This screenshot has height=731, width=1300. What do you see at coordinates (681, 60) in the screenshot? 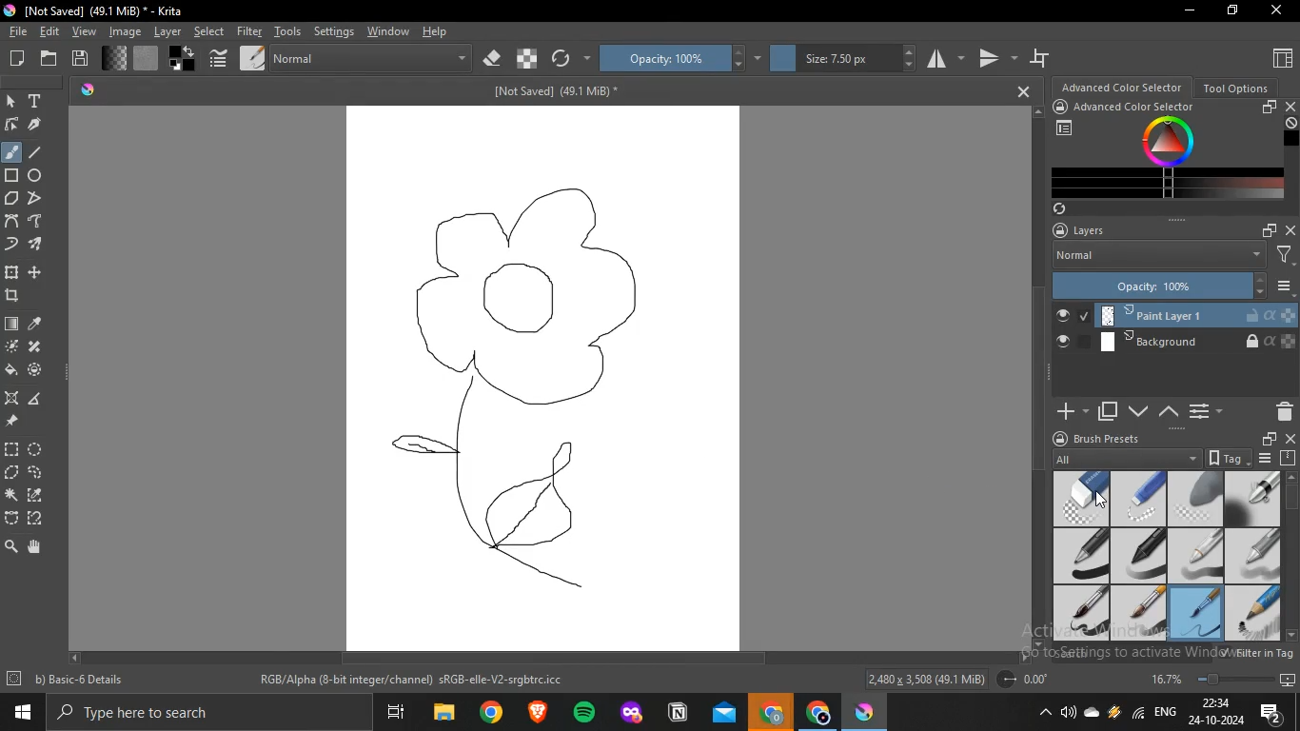
I see `opacity` at bounding box center [681, 60].